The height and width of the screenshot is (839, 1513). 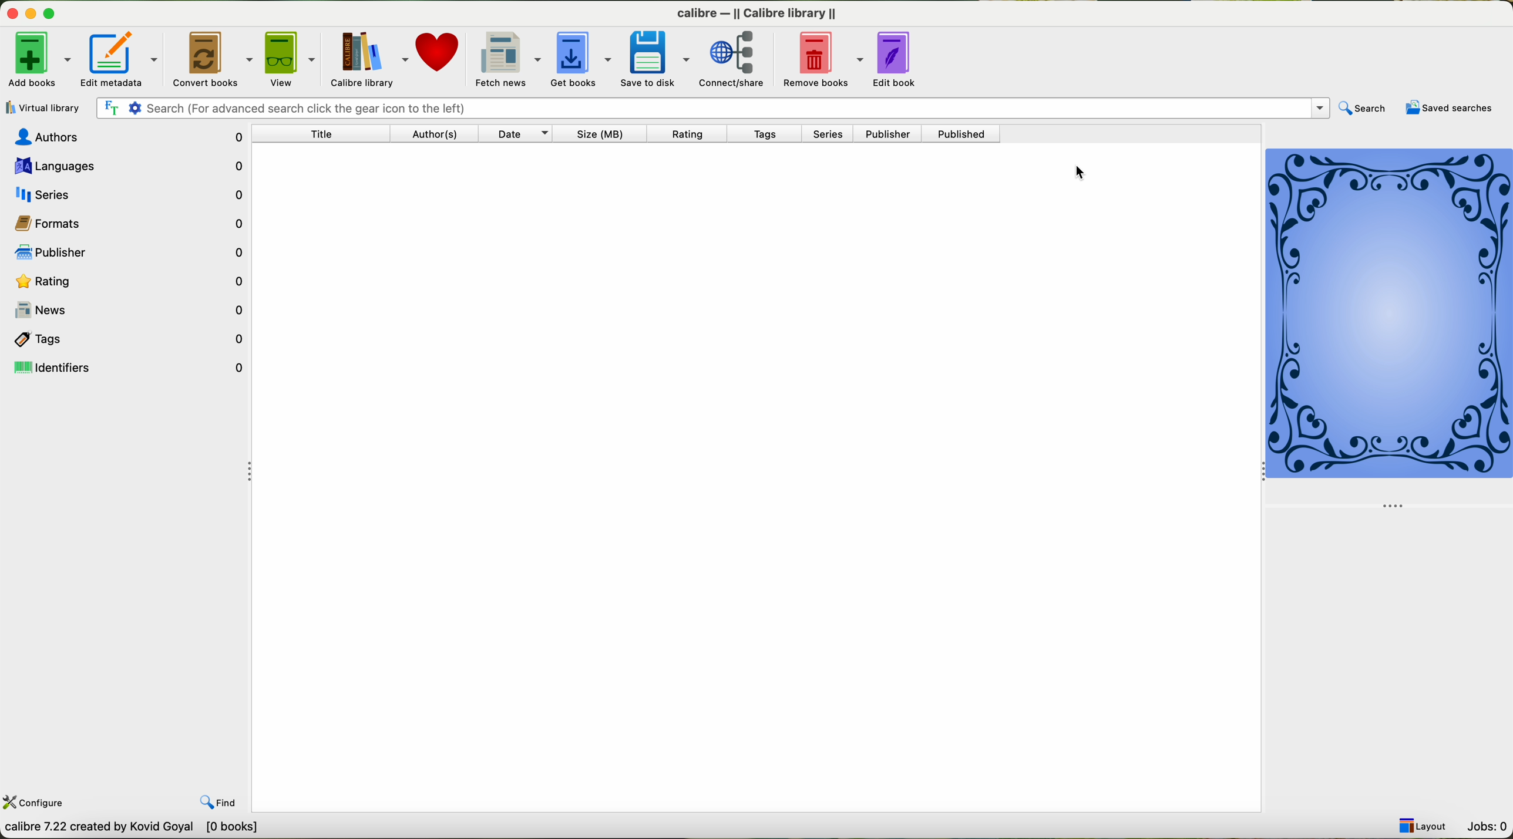 What do you see at coordinates (31, 13) in the screenshot?
I see `minimize` at bounding box center [31, 13].